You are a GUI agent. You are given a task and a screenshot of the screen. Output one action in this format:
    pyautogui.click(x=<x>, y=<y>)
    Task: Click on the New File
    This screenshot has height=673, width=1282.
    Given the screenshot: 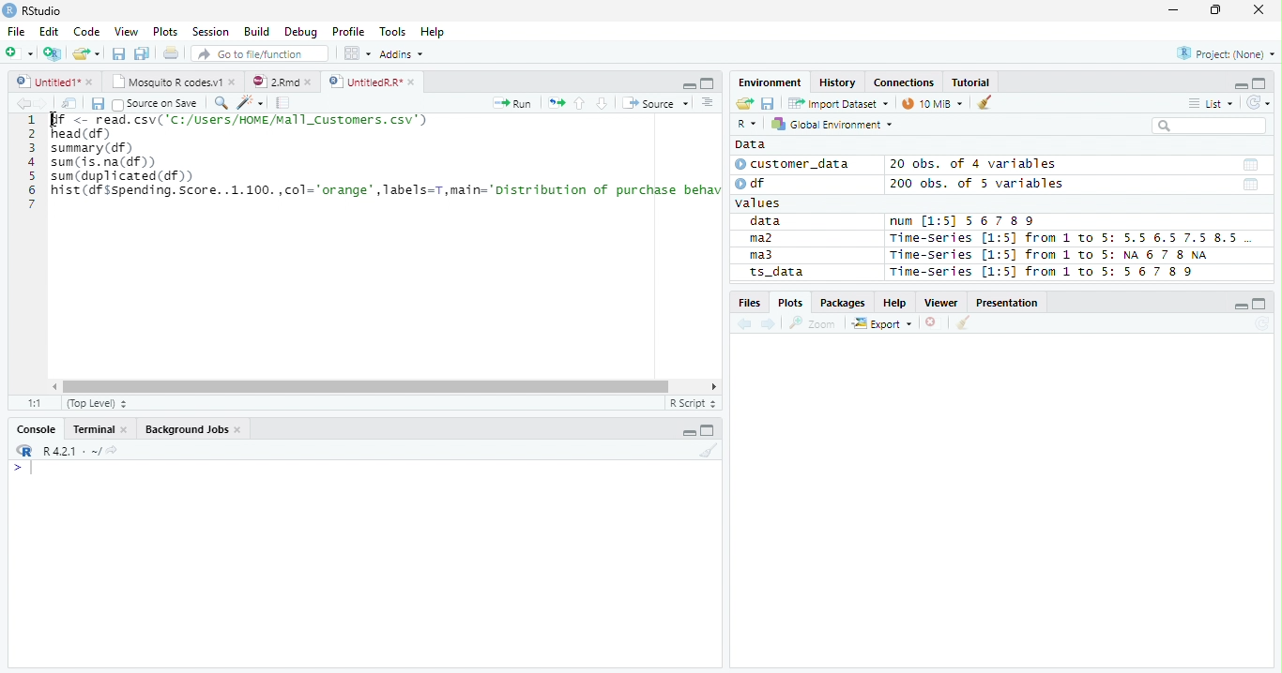 What is the action you would take?
    pyautogui.click(x=20, y=52)
    